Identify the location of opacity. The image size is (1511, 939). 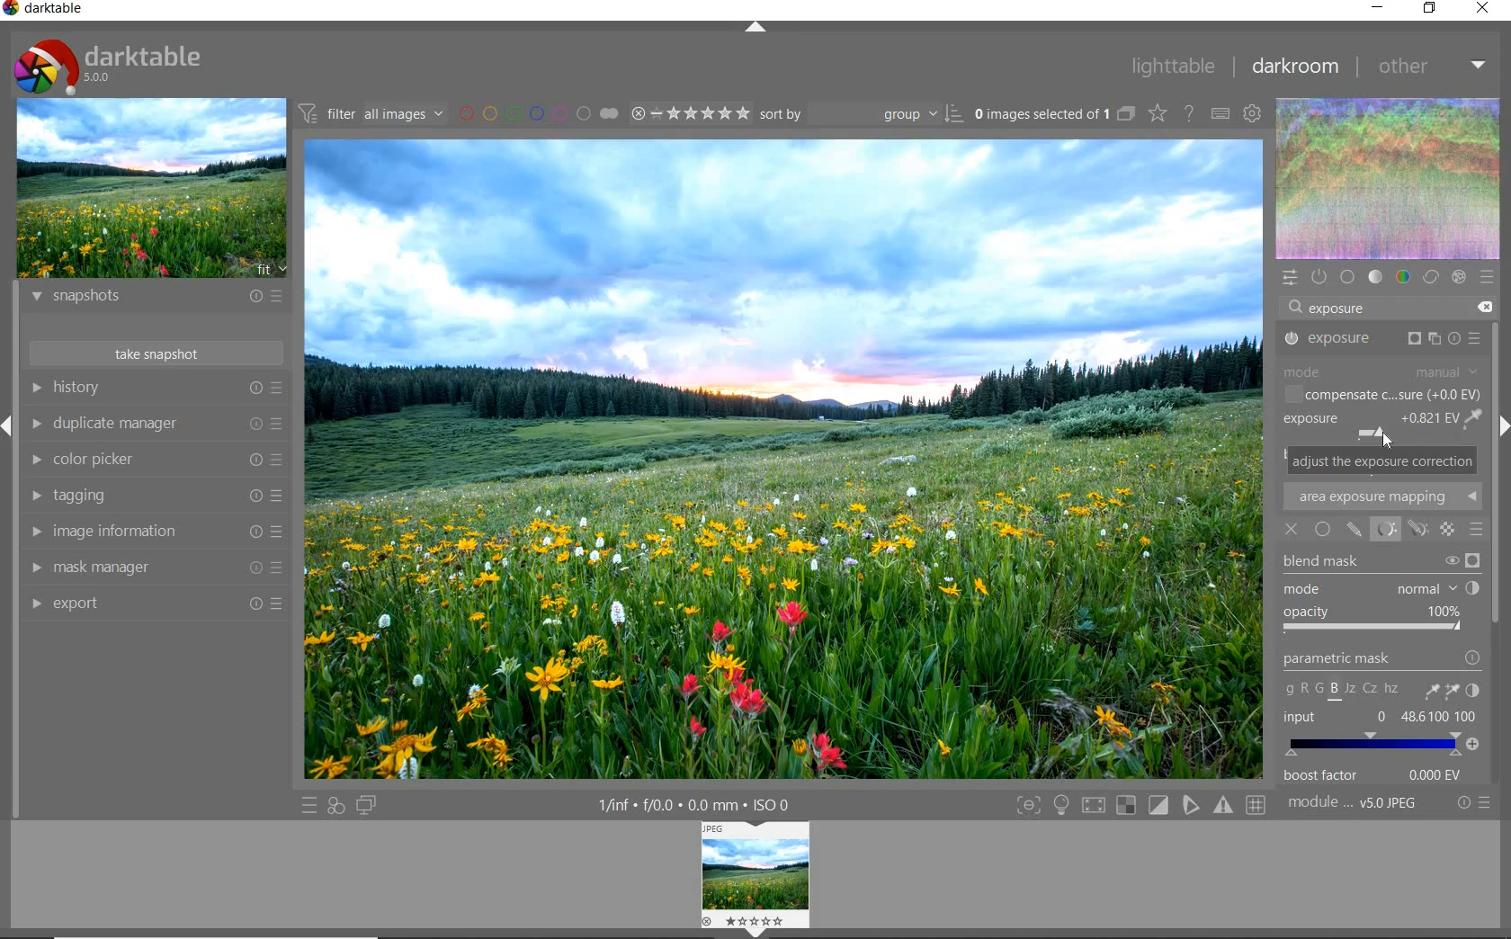
(1375, 623).